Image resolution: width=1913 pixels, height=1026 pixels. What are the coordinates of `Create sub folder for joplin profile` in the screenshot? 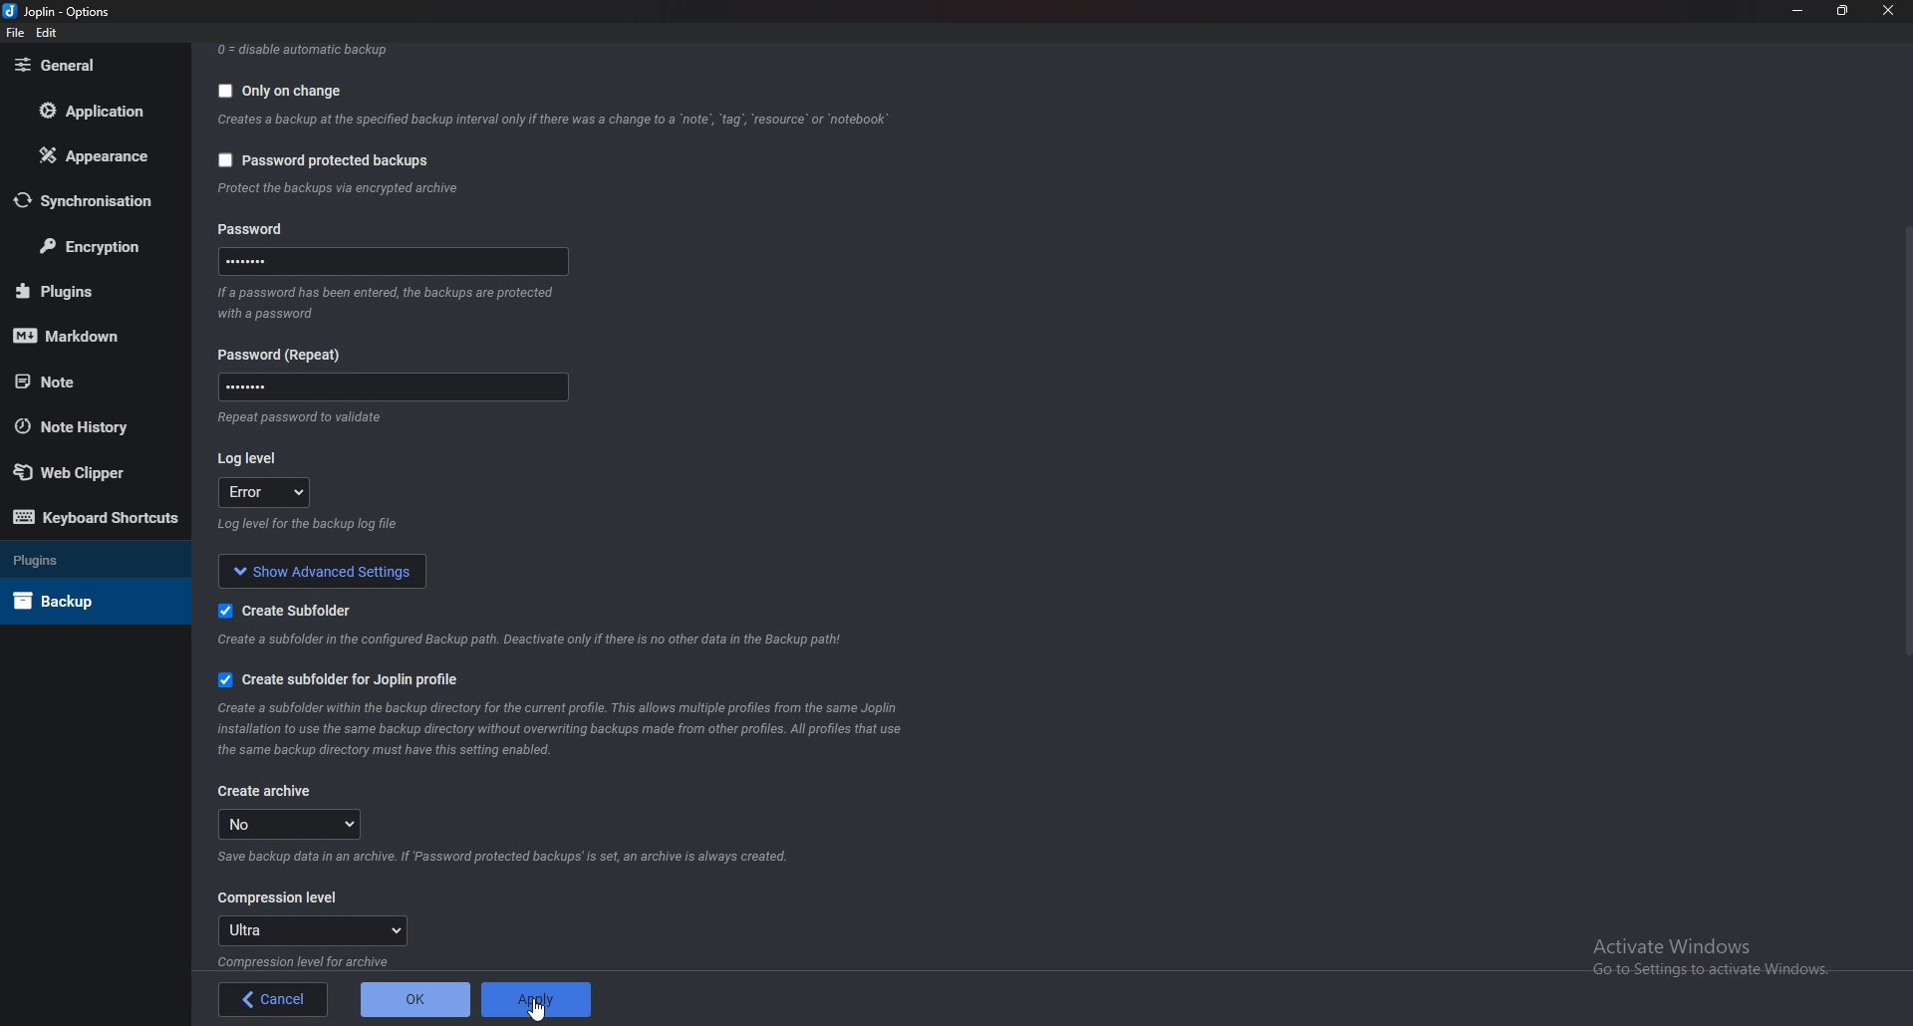 It's located at (341, 680).